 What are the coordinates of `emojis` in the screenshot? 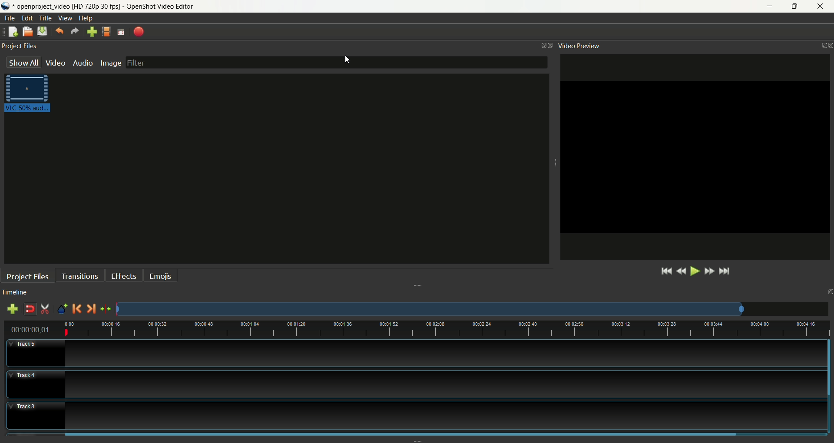 It's located at (161, 275).